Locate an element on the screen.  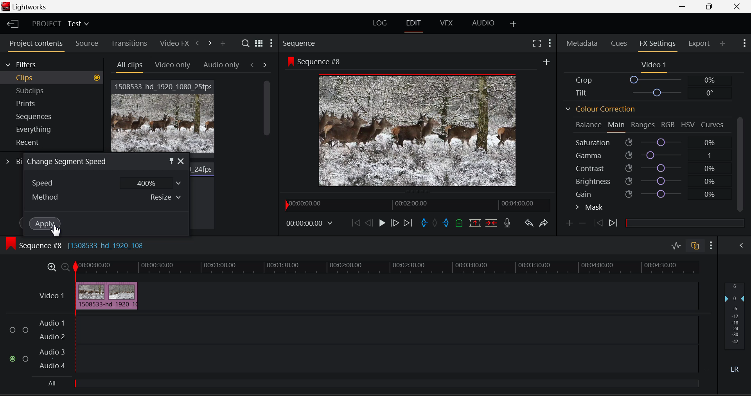
Tilt is located at coordinates (645, 93).